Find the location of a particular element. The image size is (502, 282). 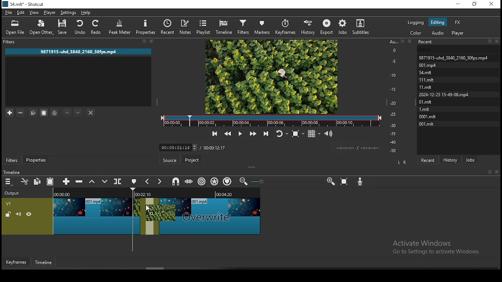

remove selected filters is located at coordinates (20, 113).